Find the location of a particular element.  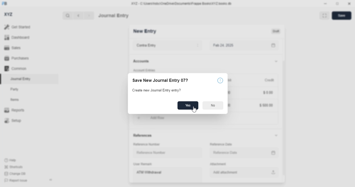

reference date is located at coordinates (233, 152).